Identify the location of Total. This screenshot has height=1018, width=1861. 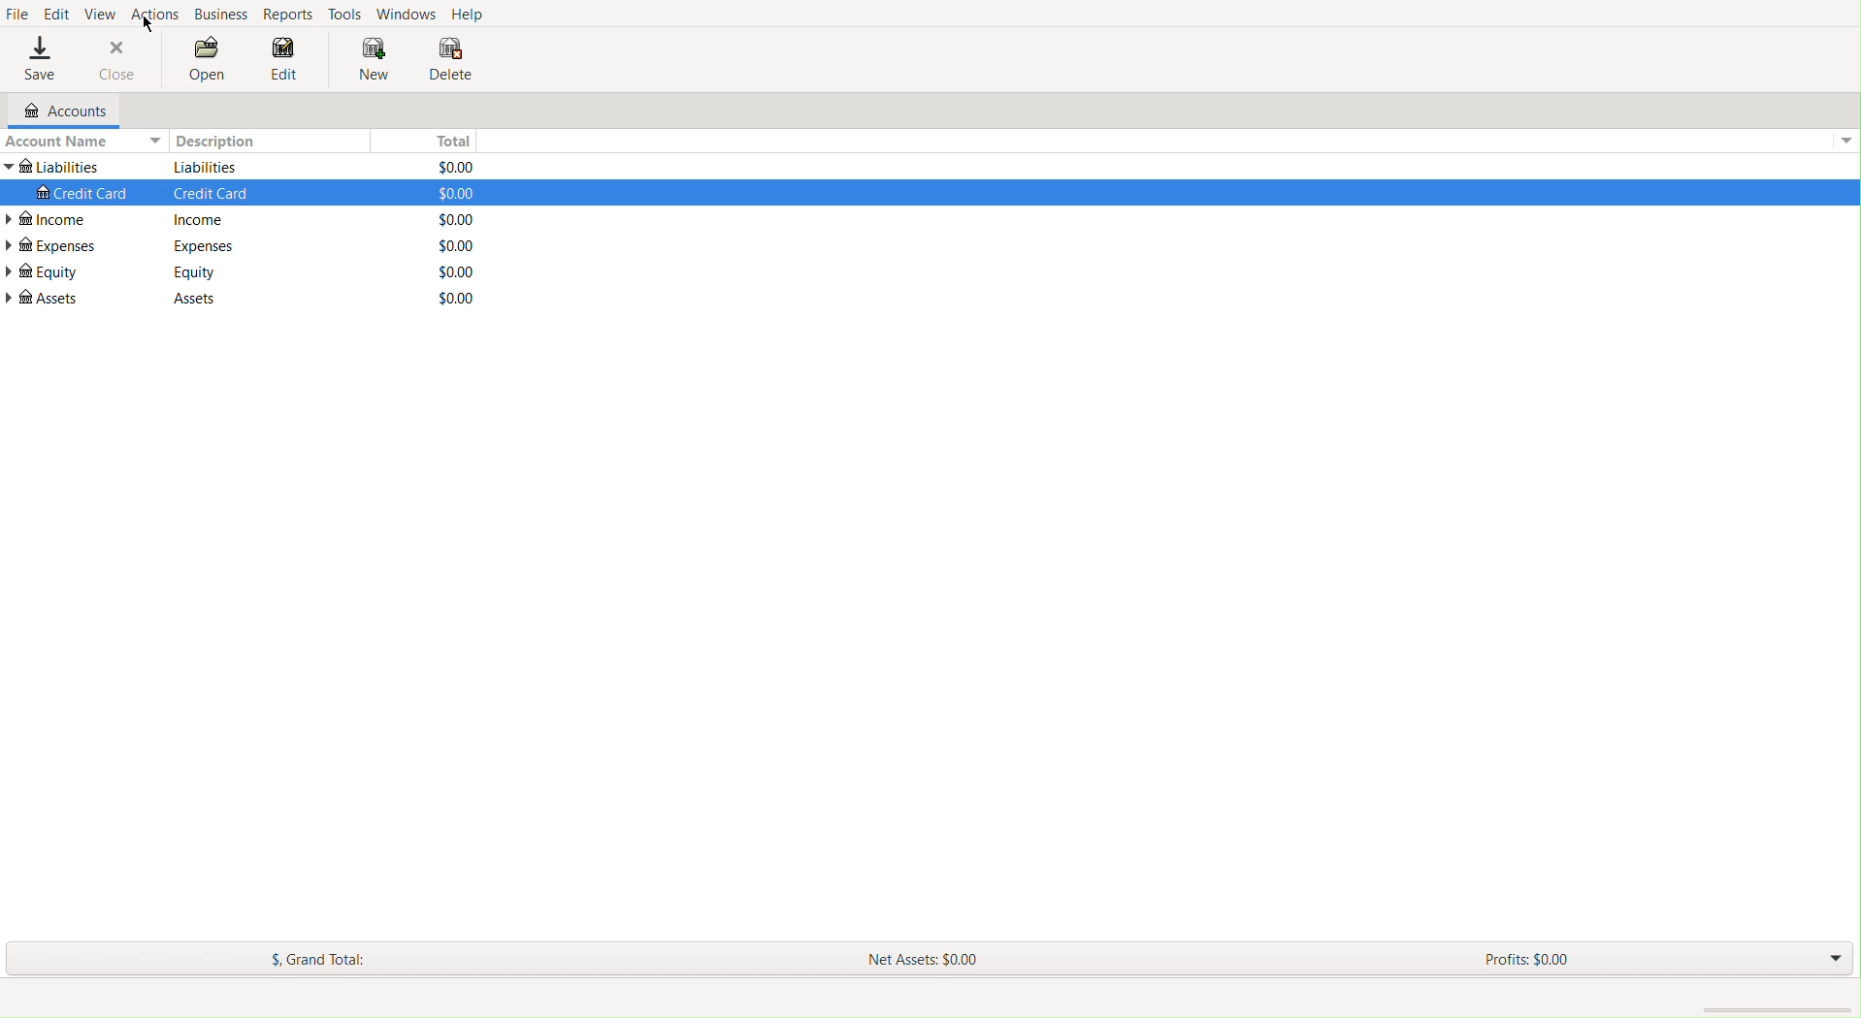
(458, 243).